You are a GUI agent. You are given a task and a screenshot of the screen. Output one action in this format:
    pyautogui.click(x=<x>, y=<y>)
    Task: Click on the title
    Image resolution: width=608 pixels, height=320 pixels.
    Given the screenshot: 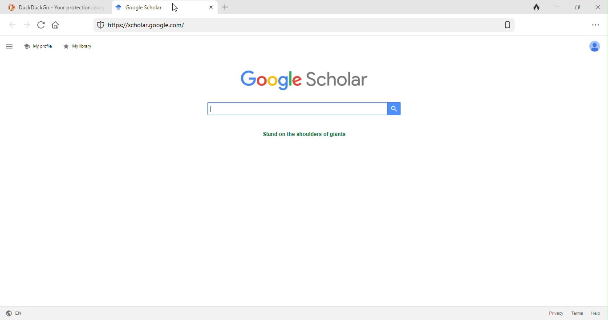 What is the action you would take?
    pyautogui.click(x=55, y=7)
    